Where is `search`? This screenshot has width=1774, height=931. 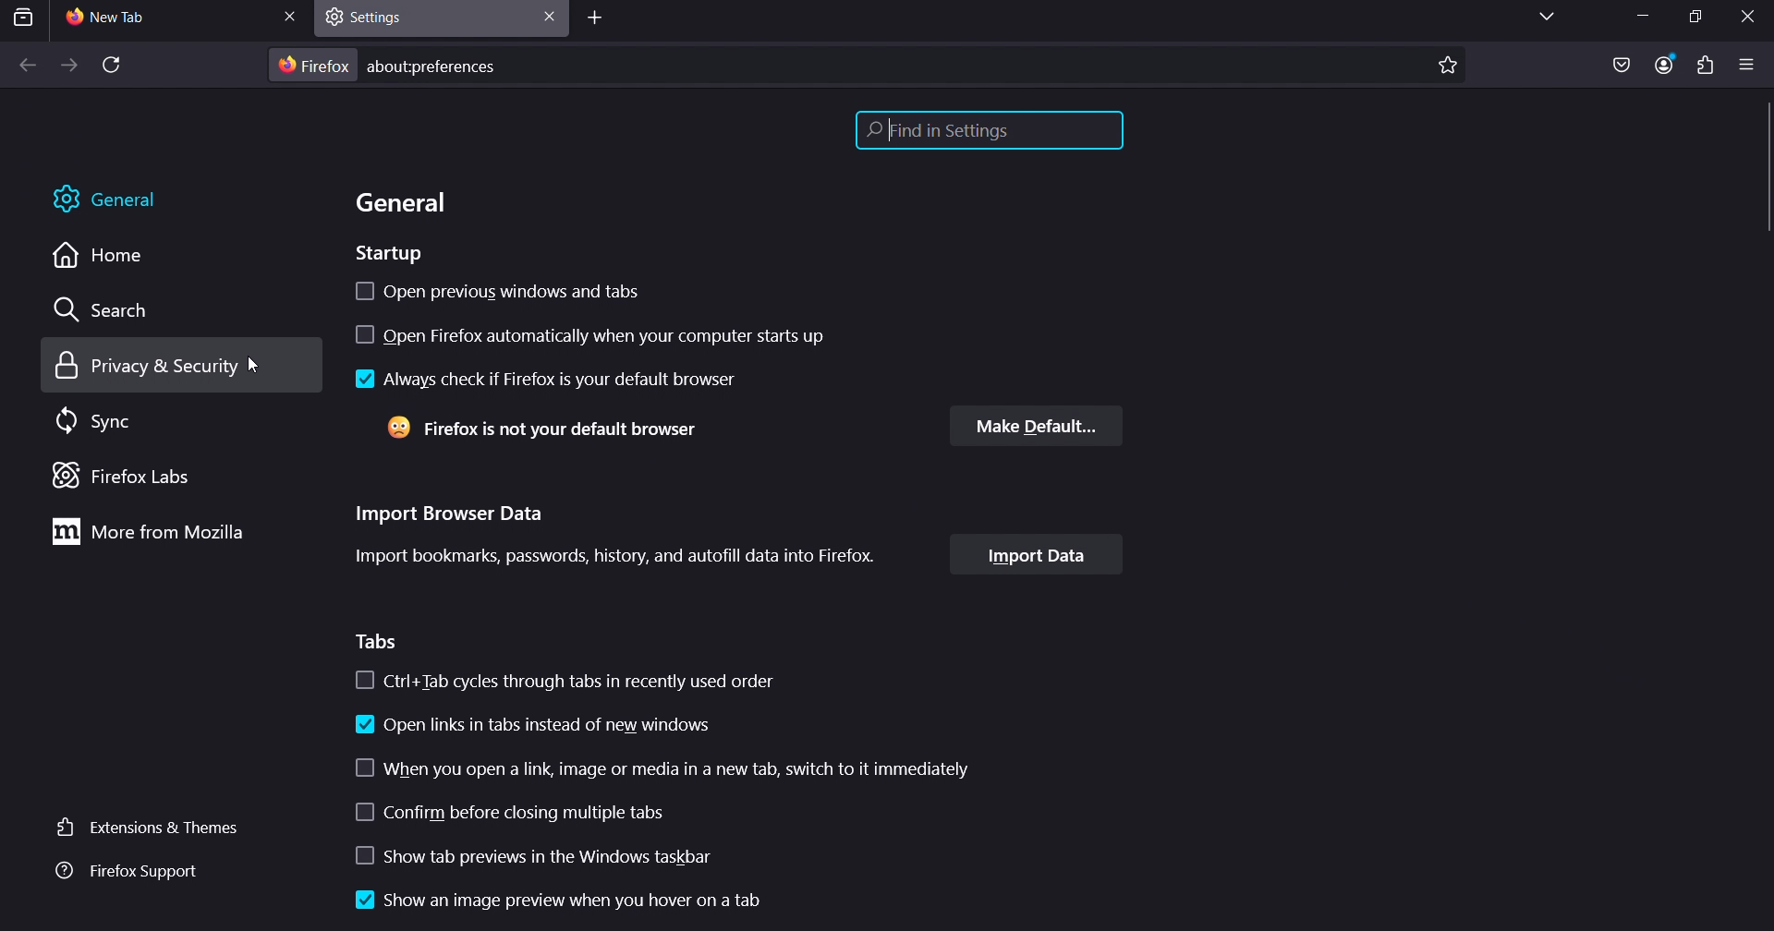 search is located at coordinates (111, 313).